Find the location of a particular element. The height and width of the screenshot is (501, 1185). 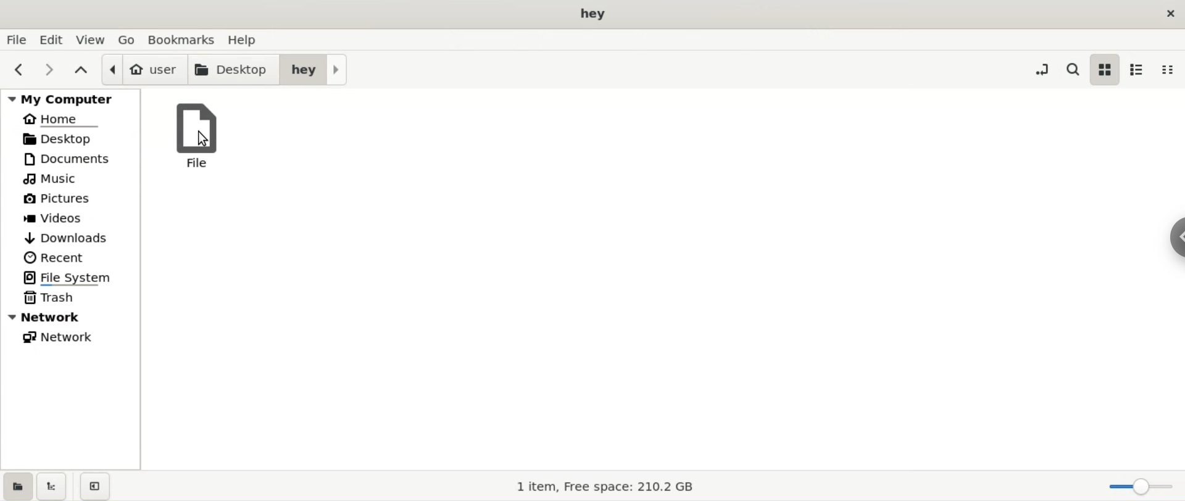

toggle location entry is located at coordinates (1039, 68).